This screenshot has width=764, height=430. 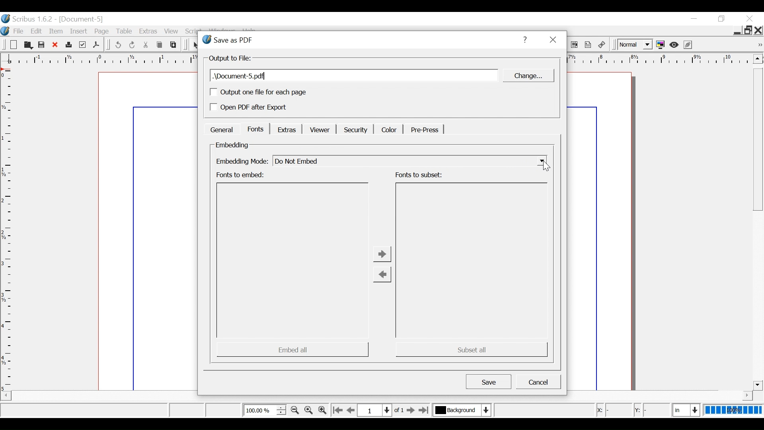 I want to click on File, so click(x=18, y=31).